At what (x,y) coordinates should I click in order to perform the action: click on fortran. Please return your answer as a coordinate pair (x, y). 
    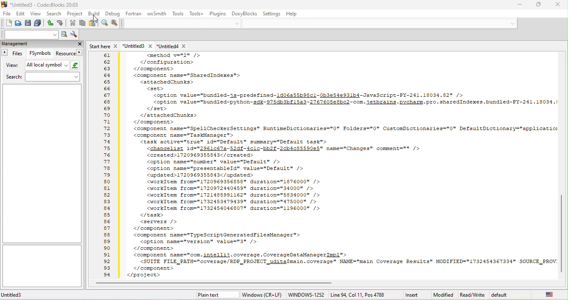
    Looking at the image, I should click on (135, 14).